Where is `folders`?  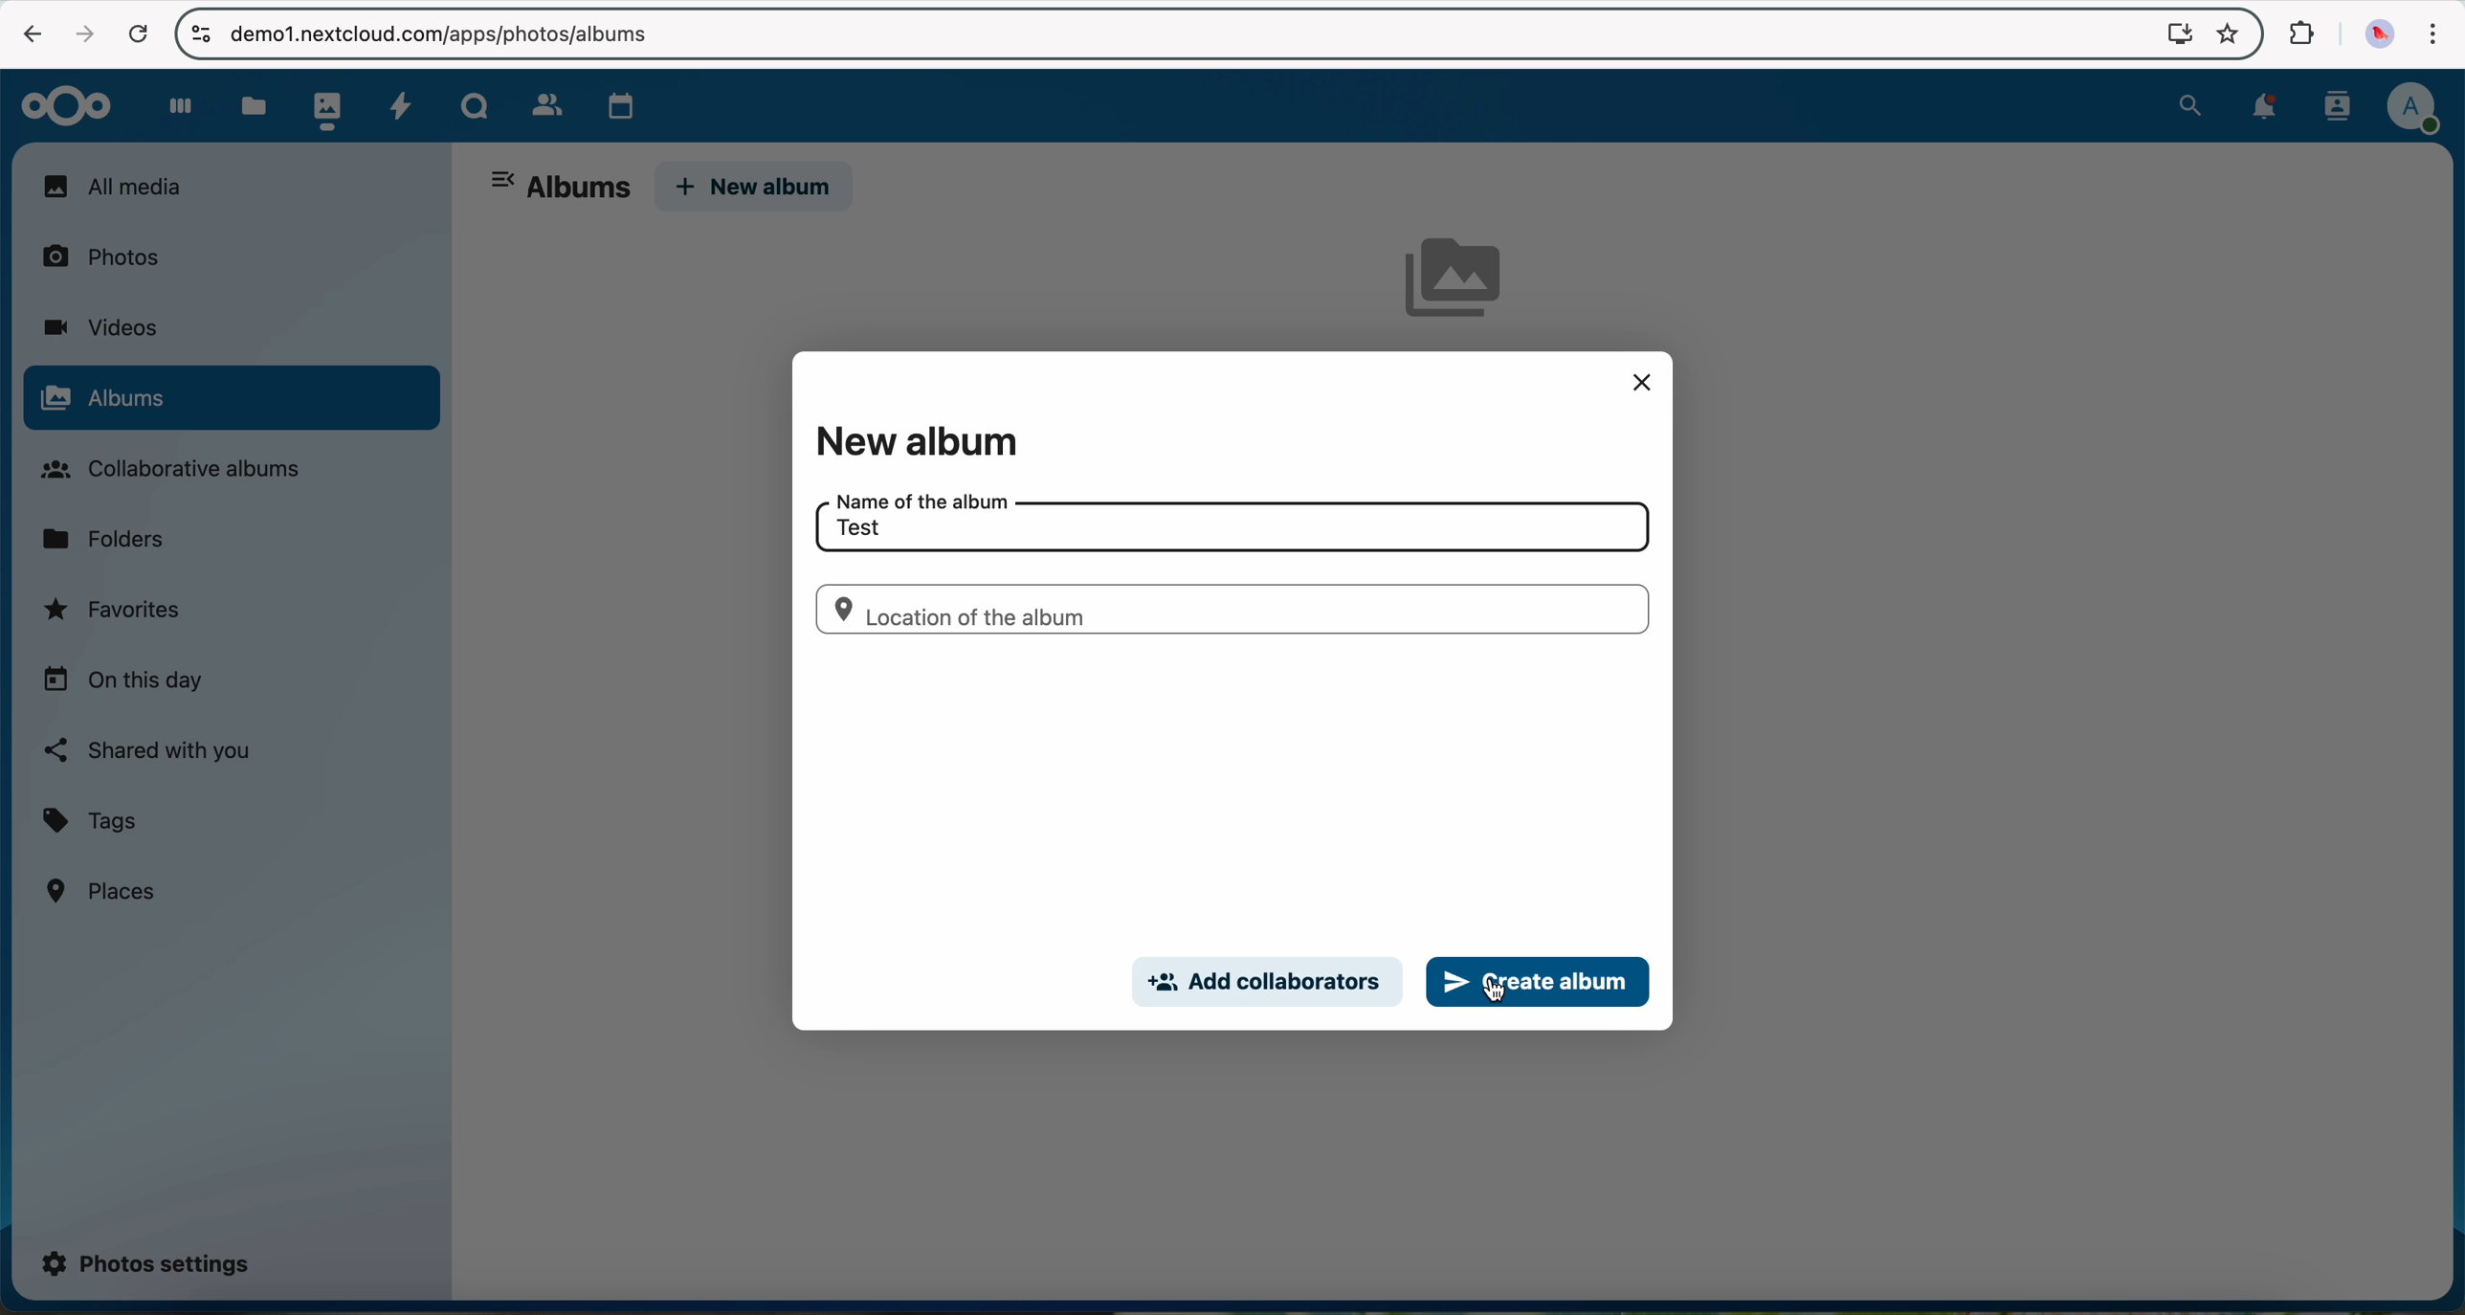
folders is located at coordinates (111, 537).